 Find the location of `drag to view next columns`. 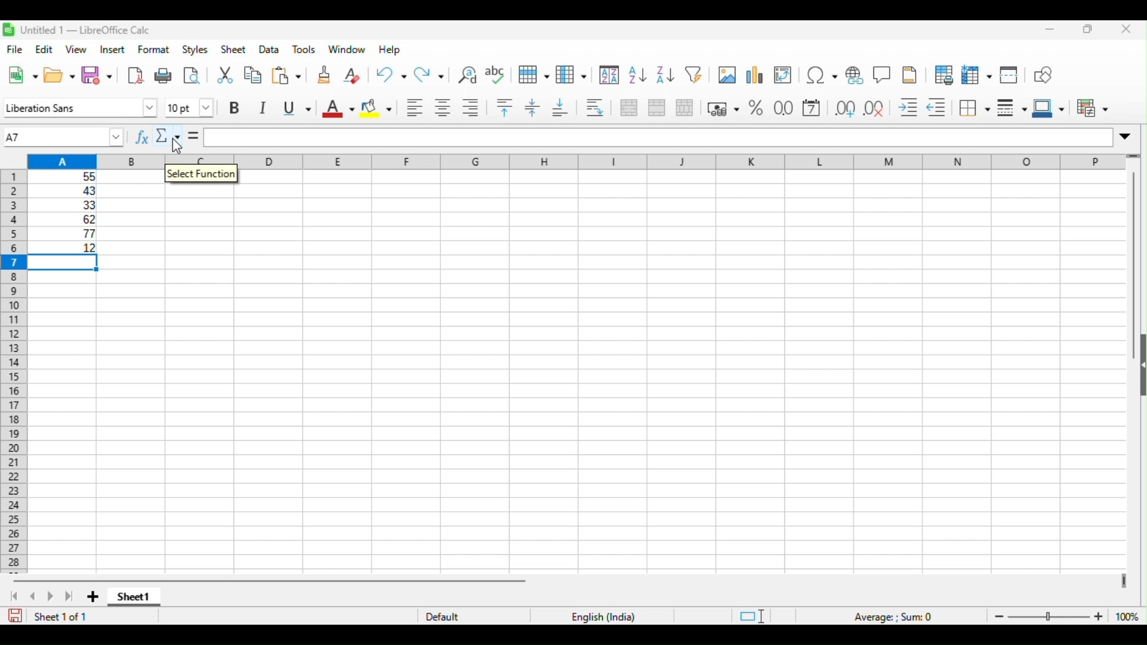

drag to view next columns is located at coordinates (1122, 581).